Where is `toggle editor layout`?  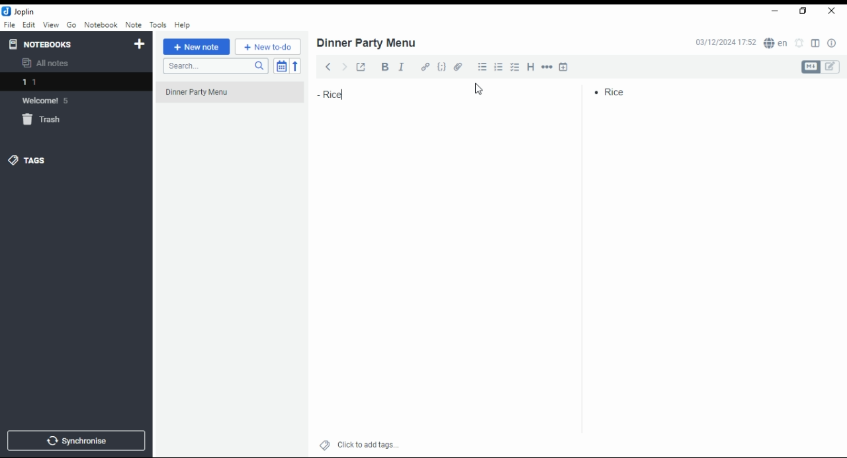 toggle editor layout is located at coordinates (815, 44).